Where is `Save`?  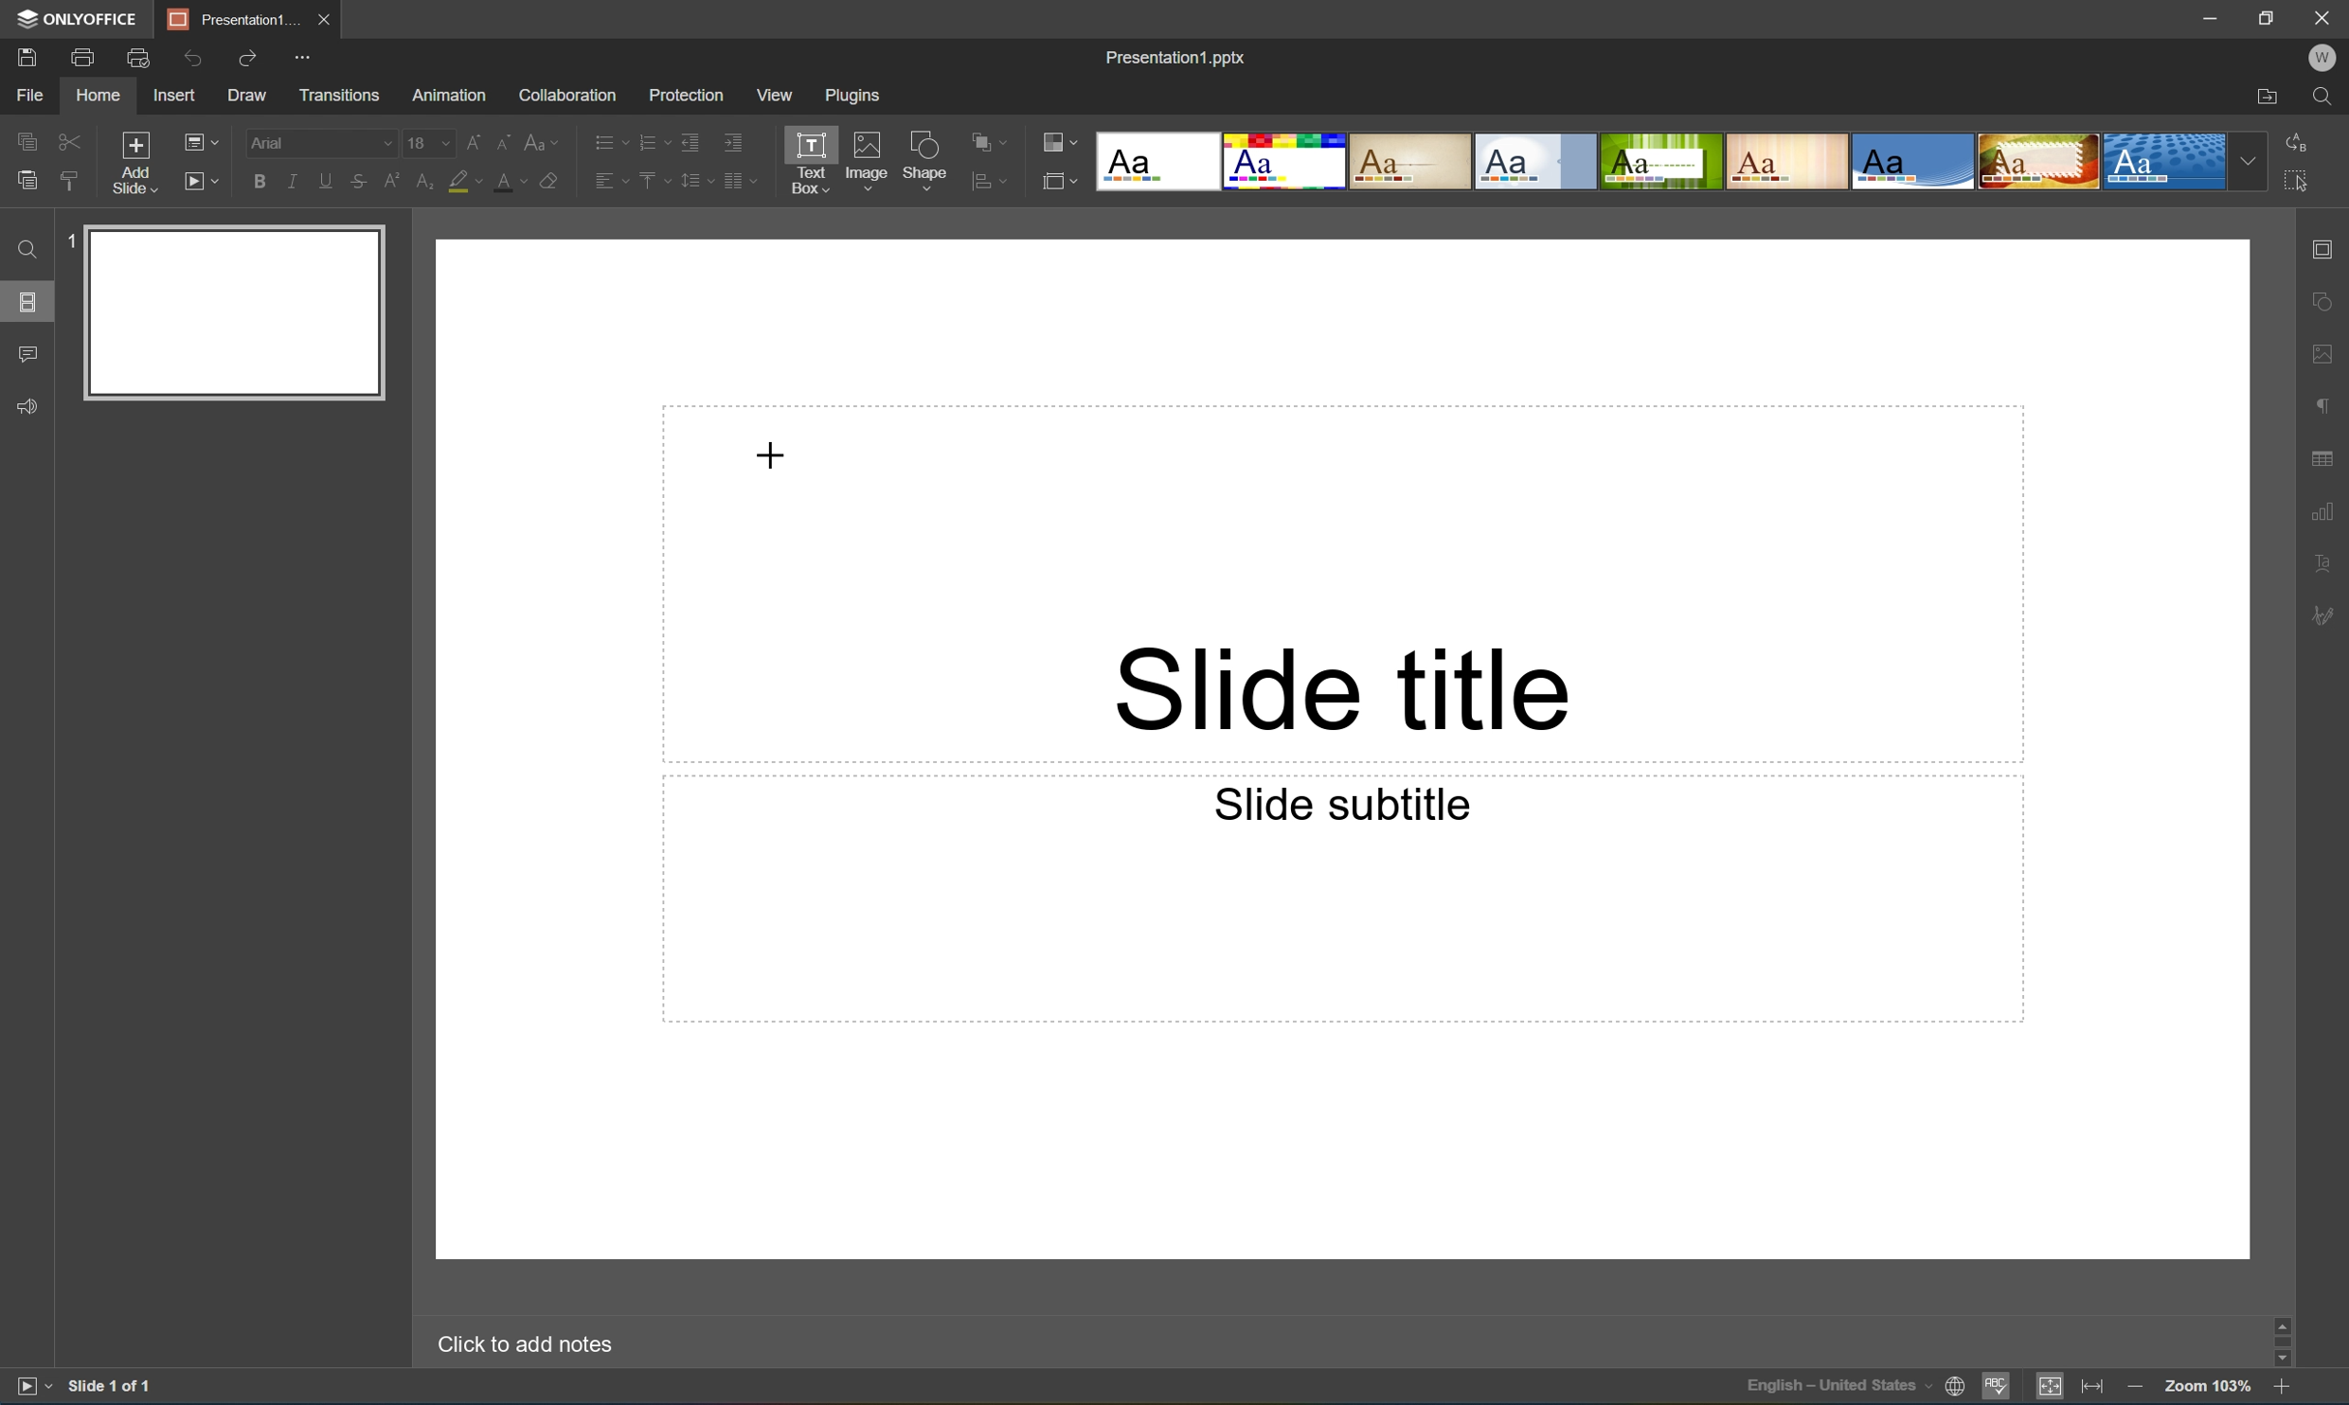
Save is located at coordinates (24, 56).